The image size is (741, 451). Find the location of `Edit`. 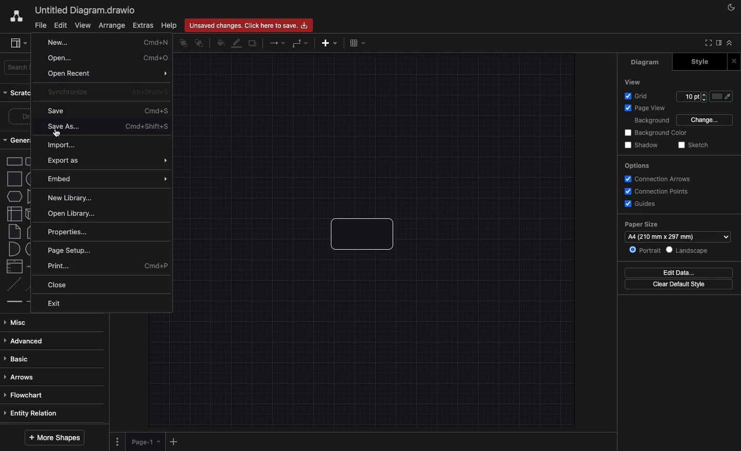

Edit is located at coordinates (59, 26).